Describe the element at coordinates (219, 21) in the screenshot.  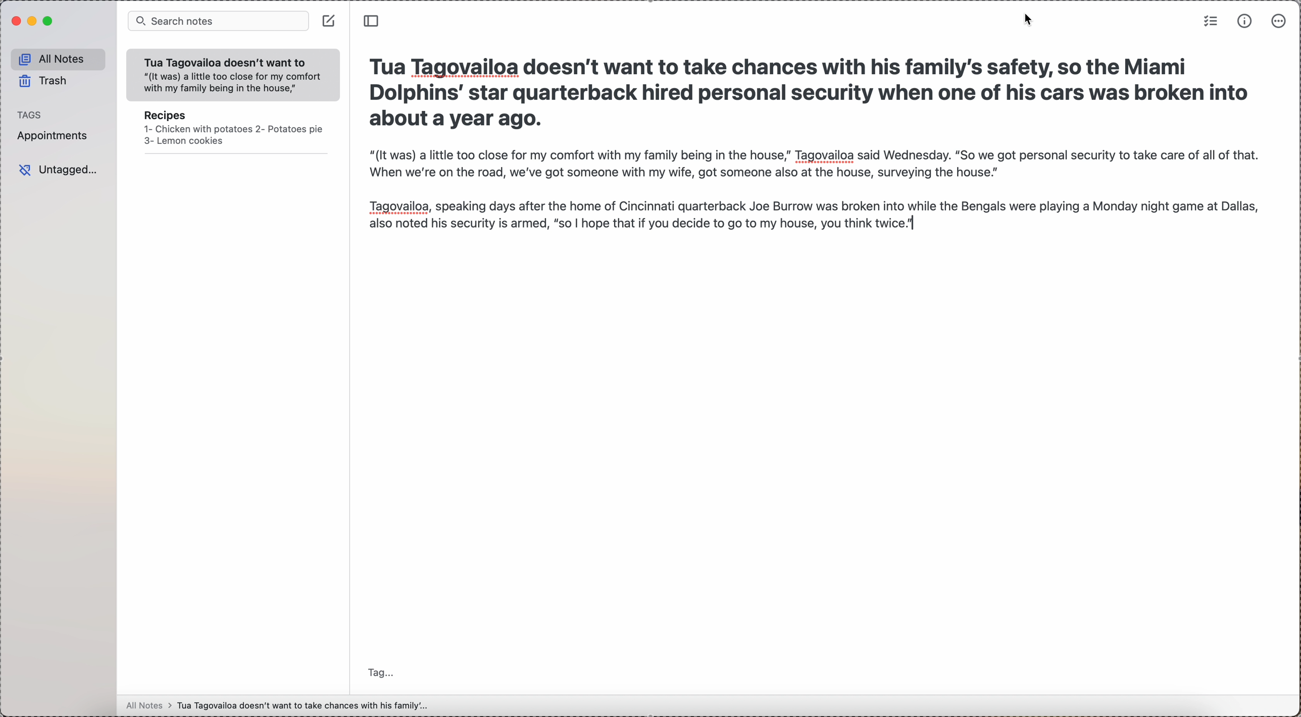
I see `search bar` at that location.